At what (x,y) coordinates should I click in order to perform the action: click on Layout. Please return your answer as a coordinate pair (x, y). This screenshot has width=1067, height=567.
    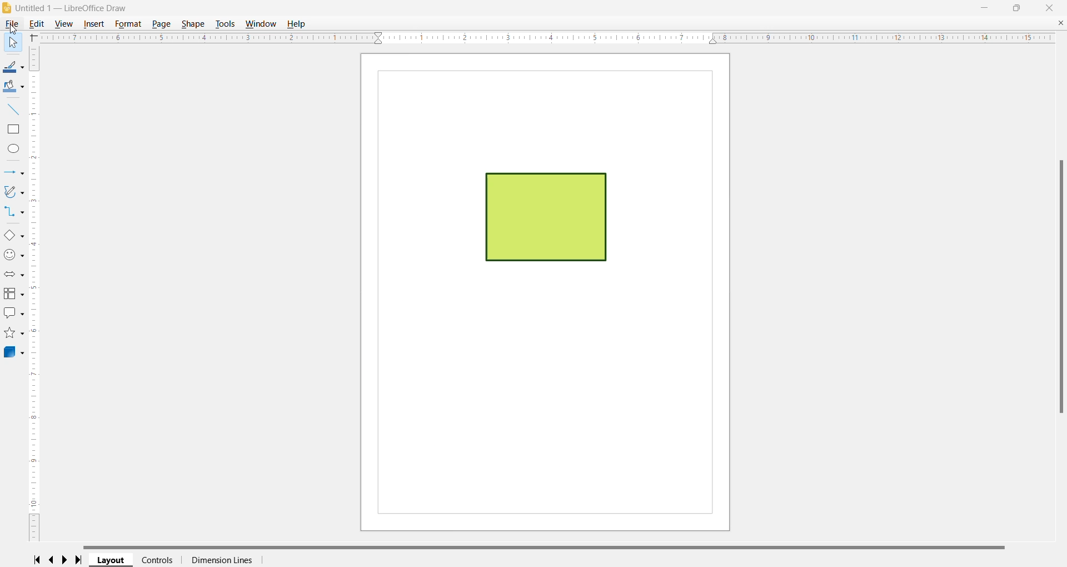
    Looking at the image, I should click on (112, 560).